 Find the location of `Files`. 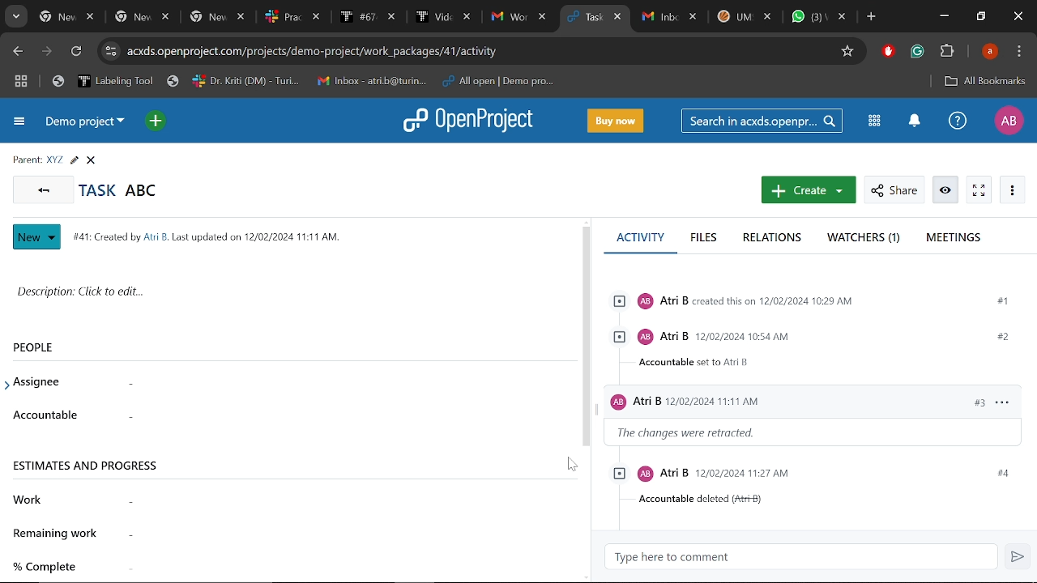

Files is located at coordinates (702, 238).